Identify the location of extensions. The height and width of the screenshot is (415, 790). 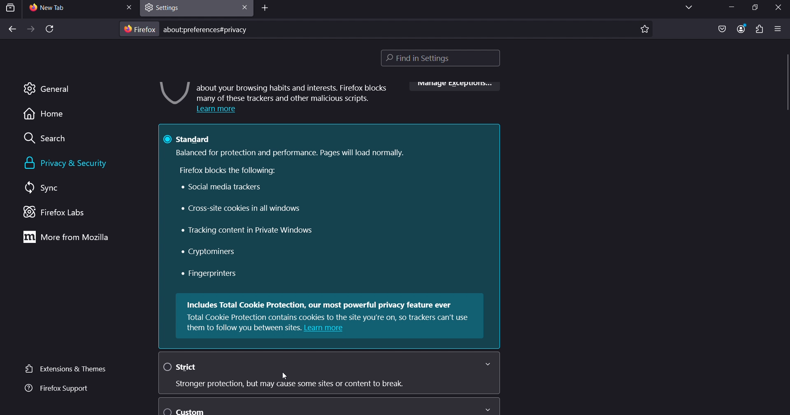
(758, 29).